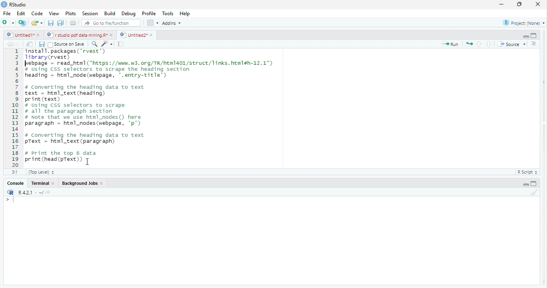  I want to click on  Untitied1", so click(19, 35).